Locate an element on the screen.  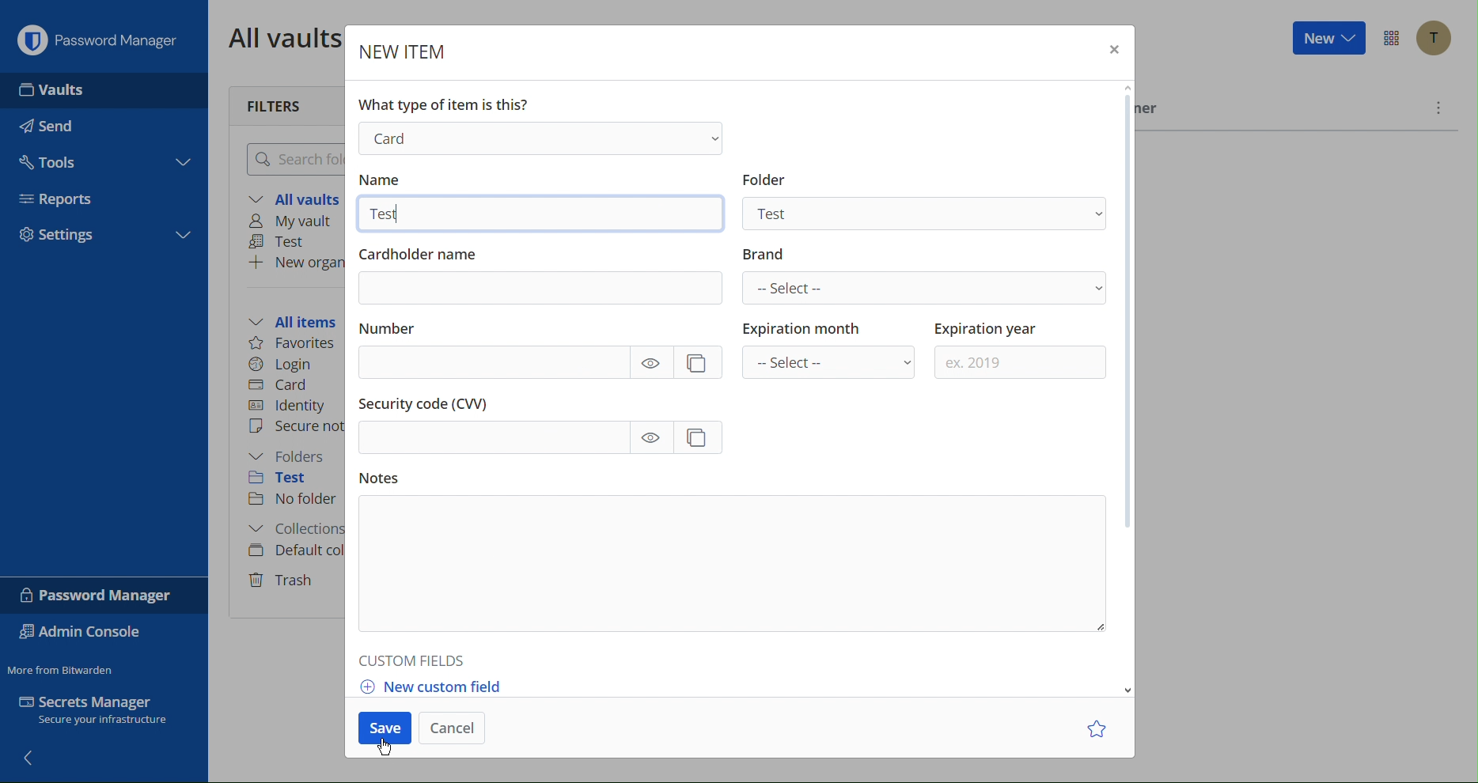
Password Manager is located at coordinates (108, 41).